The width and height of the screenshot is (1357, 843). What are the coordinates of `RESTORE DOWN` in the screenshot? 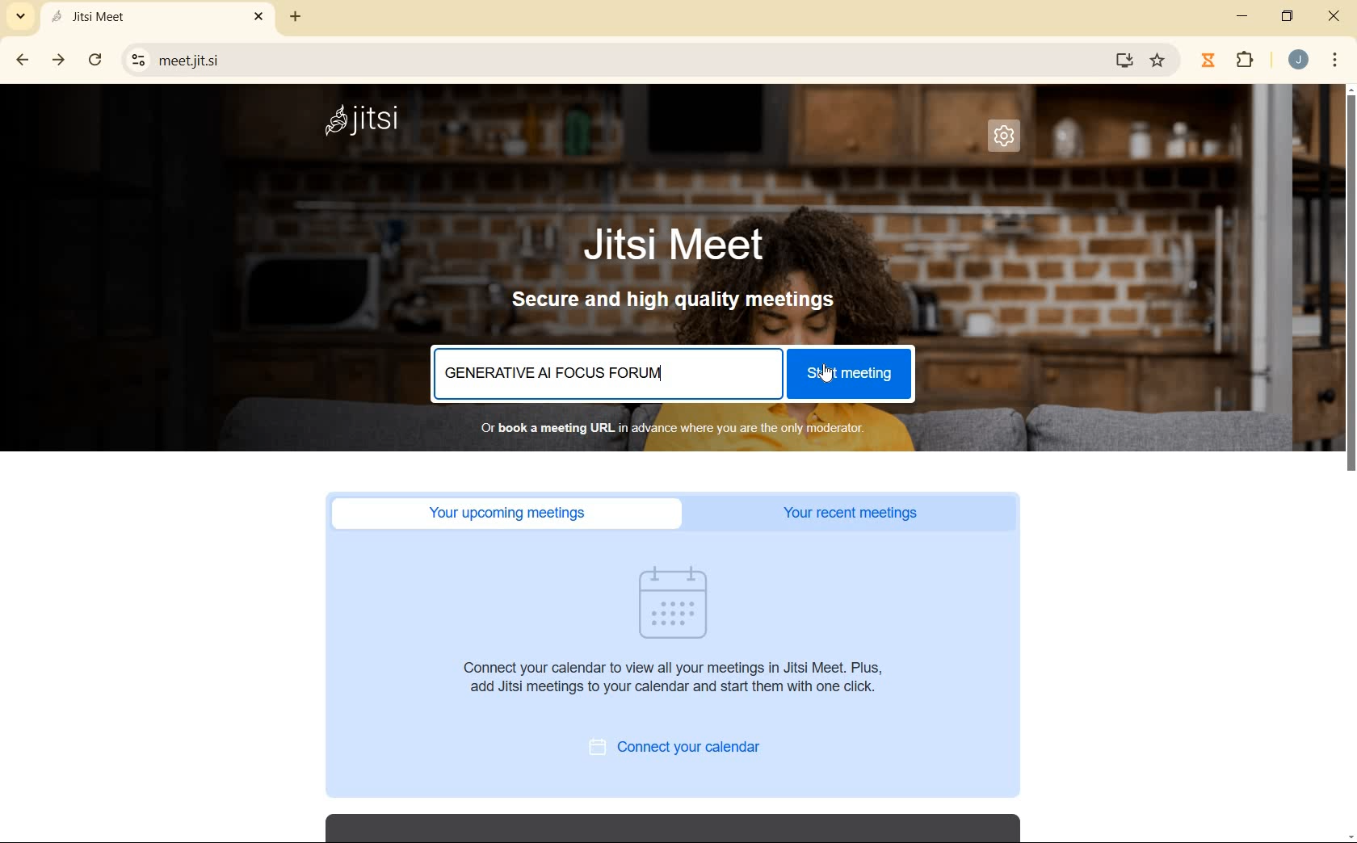 It's located at (1288, 20).